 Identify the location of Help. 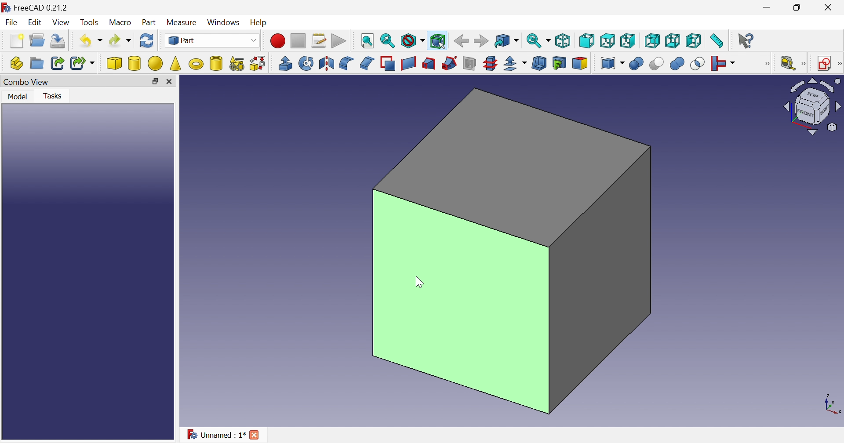
(261, 22).